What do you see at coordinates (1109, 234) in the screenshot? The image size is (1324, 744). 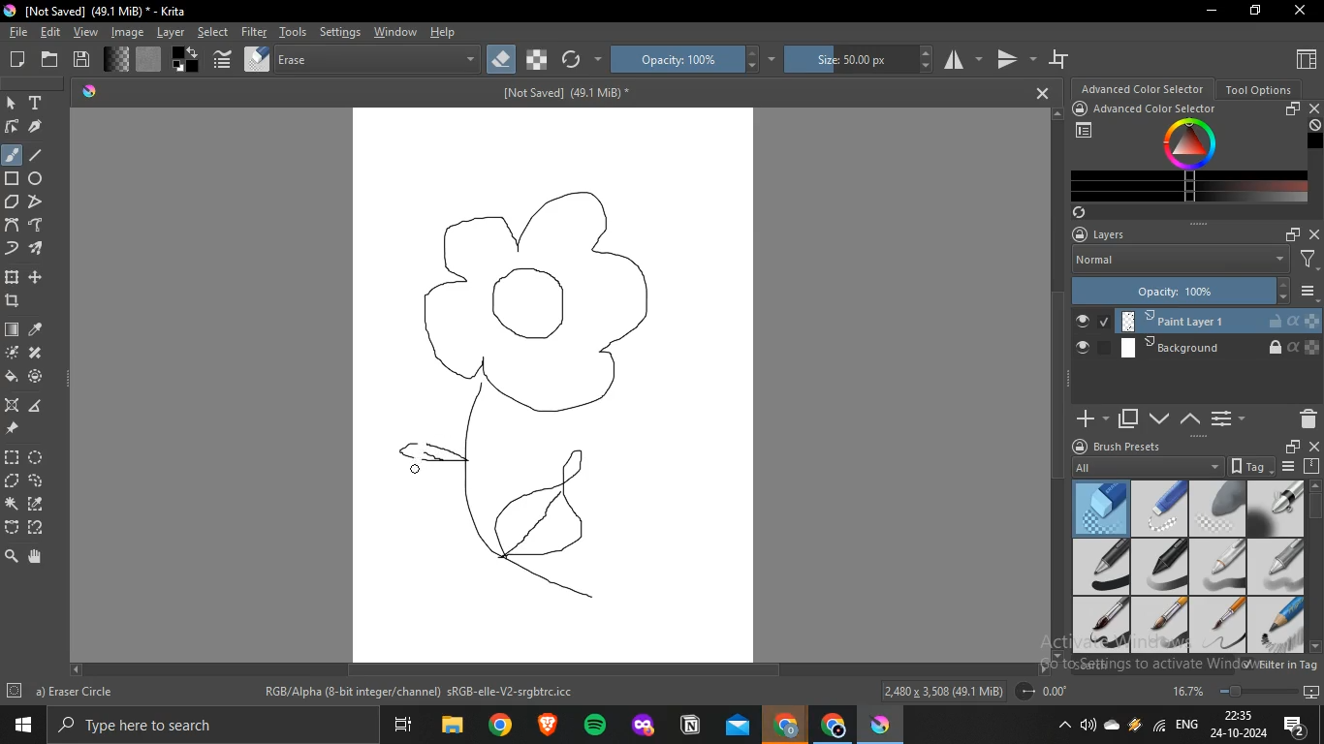 I see `layers` at bounding box center [1109, 234].